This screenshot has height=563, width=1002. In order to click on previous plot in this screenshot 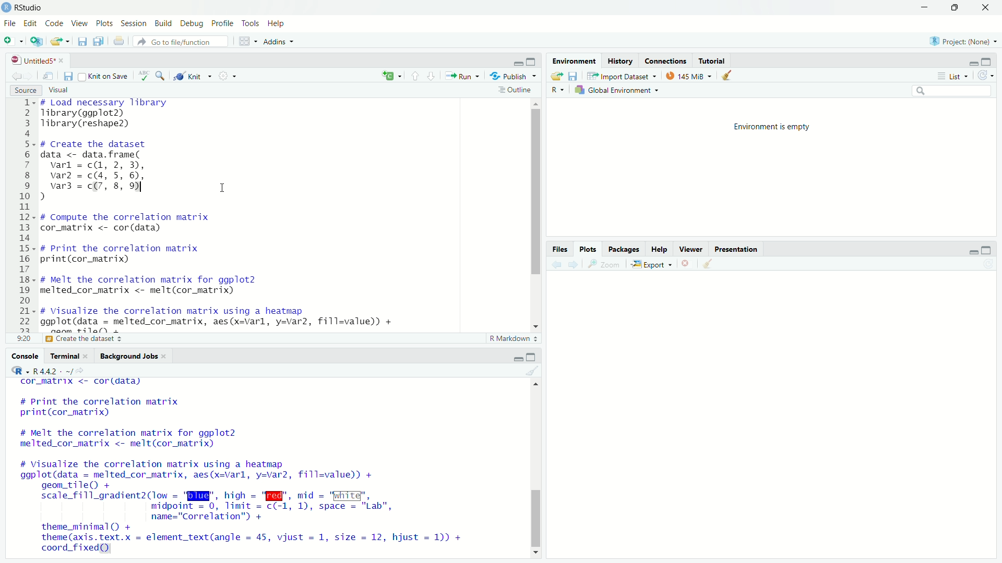, I will do `click(555, 264)`.